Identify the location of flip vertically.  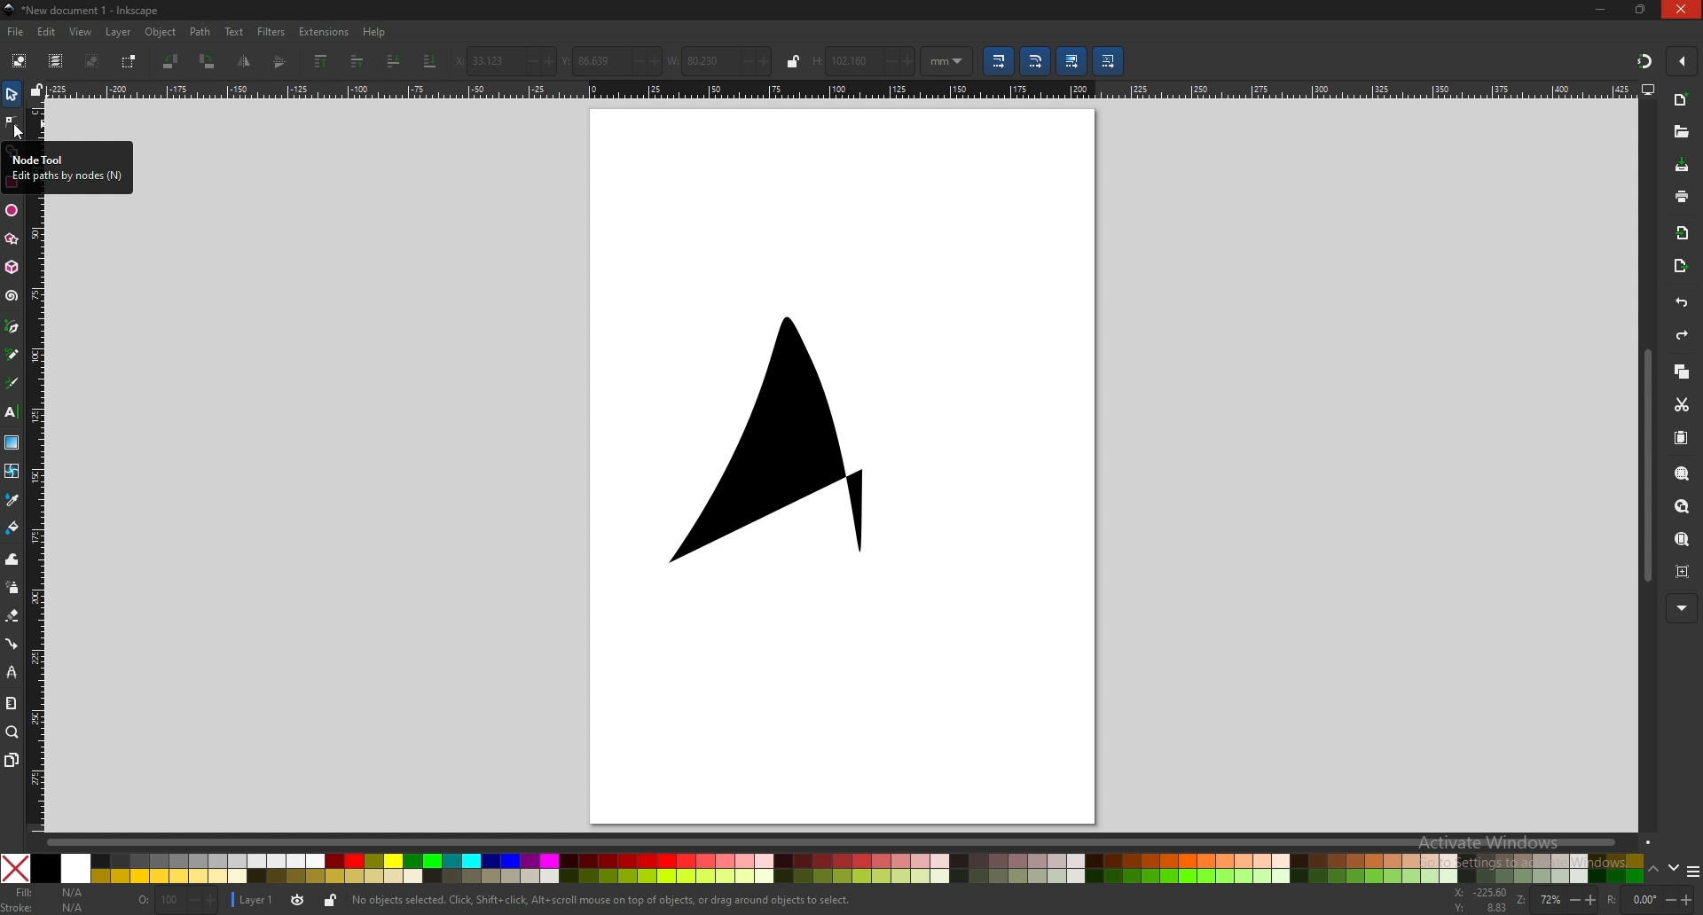
(243, 61).